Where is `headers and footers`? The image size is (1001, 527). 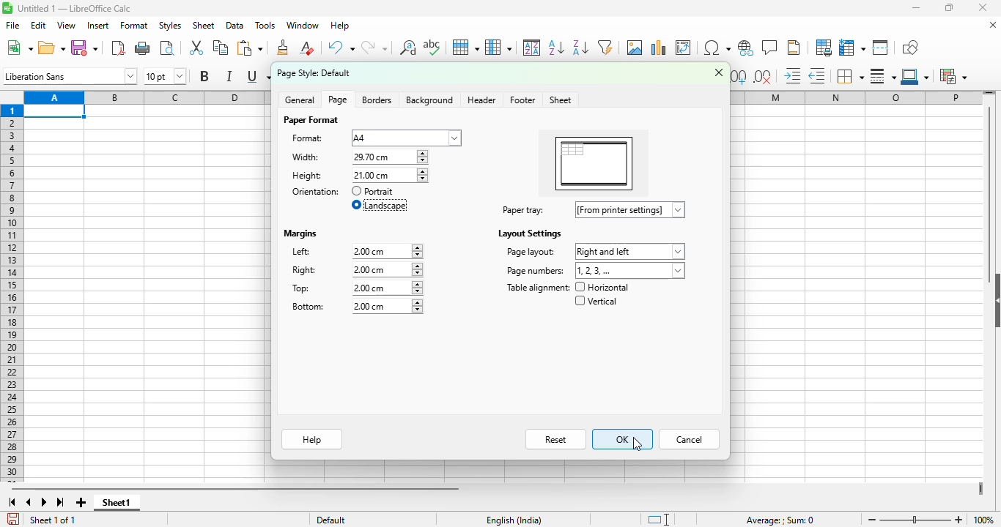
headers and footers is located at coordinates (794, 48).